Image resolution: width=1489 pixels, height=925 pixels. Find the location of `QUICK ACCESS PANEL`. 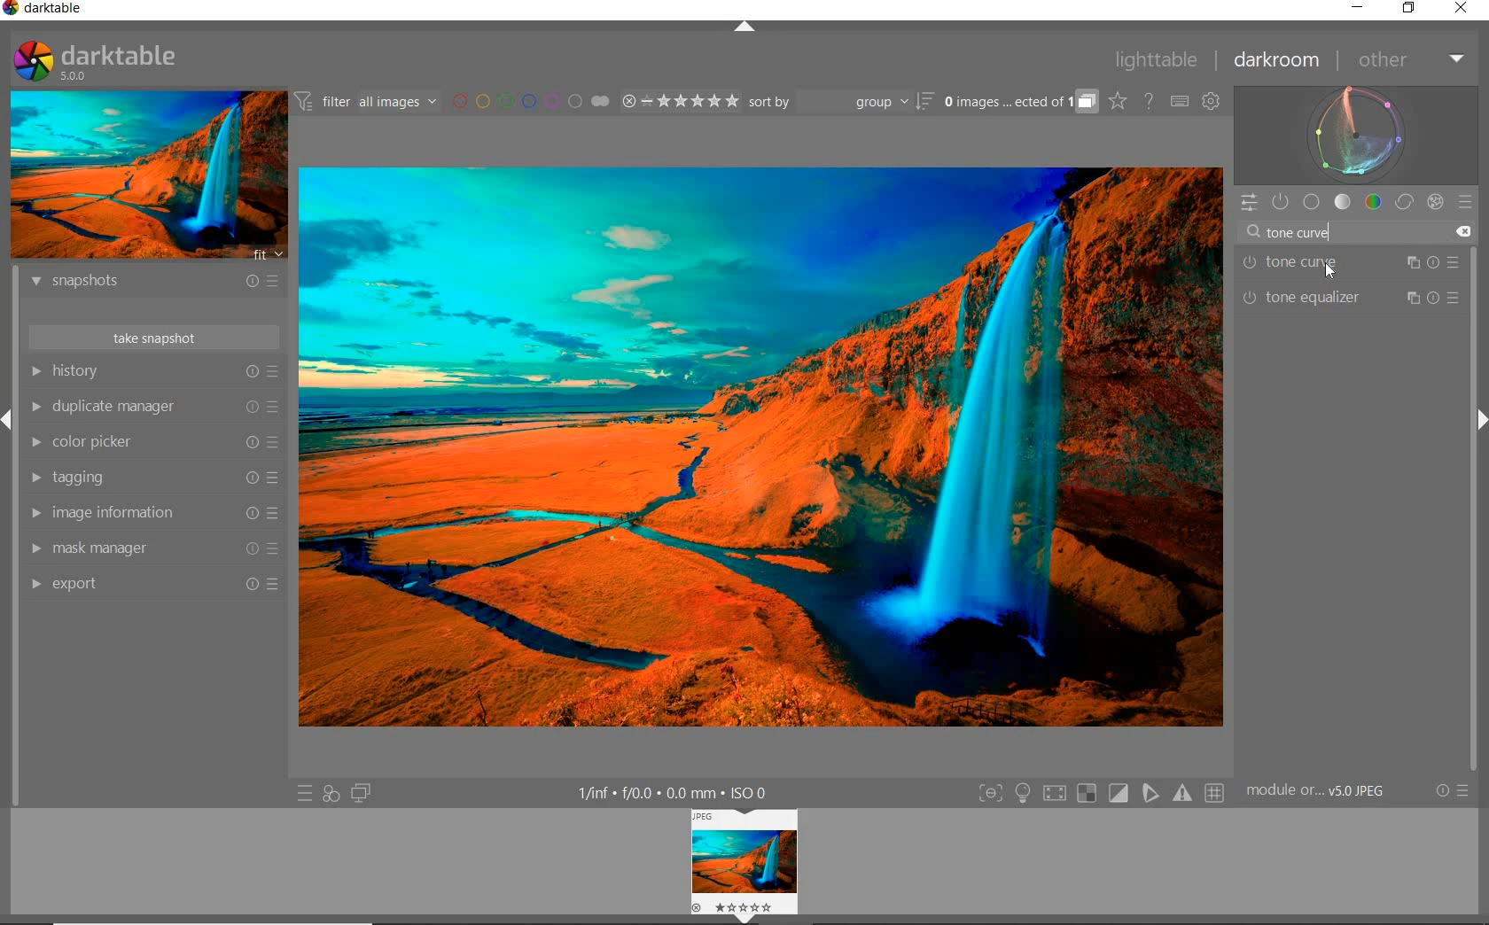

QUICK ACCESS PANEL is located at coordinates (1249, 203).